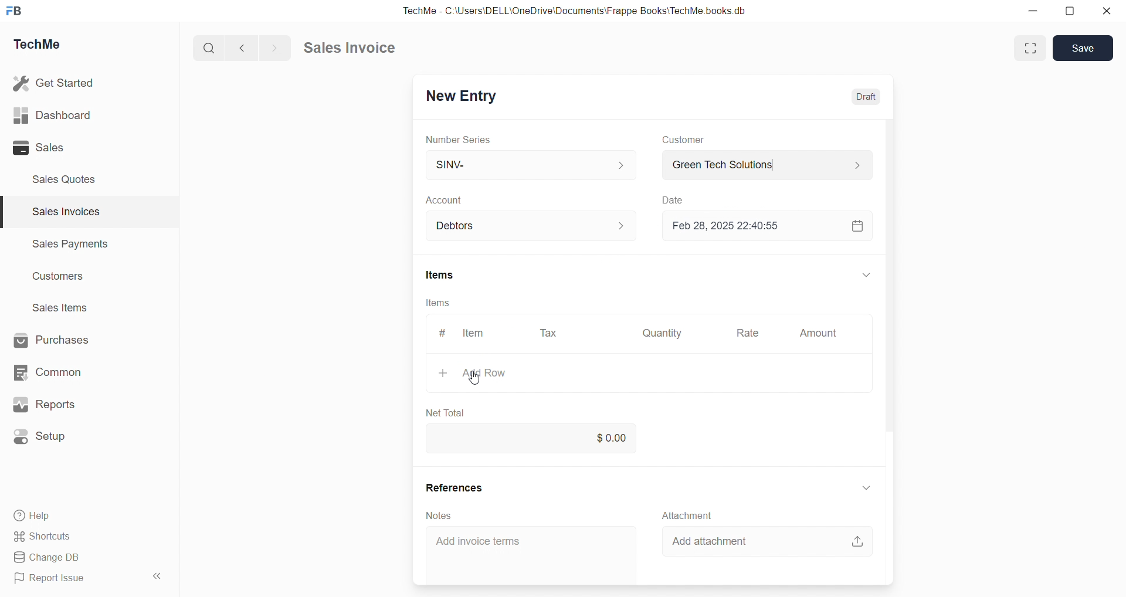 This screenshot has width=1126, height=597. What do you see at coordinates (708, 541) in the screenshot?
I see `Add attachment` at bounding box center [708, 541].